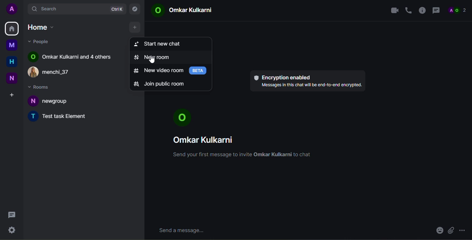 This screenshot has width=472, height=240. I want to click on profile, so click(13, 9).